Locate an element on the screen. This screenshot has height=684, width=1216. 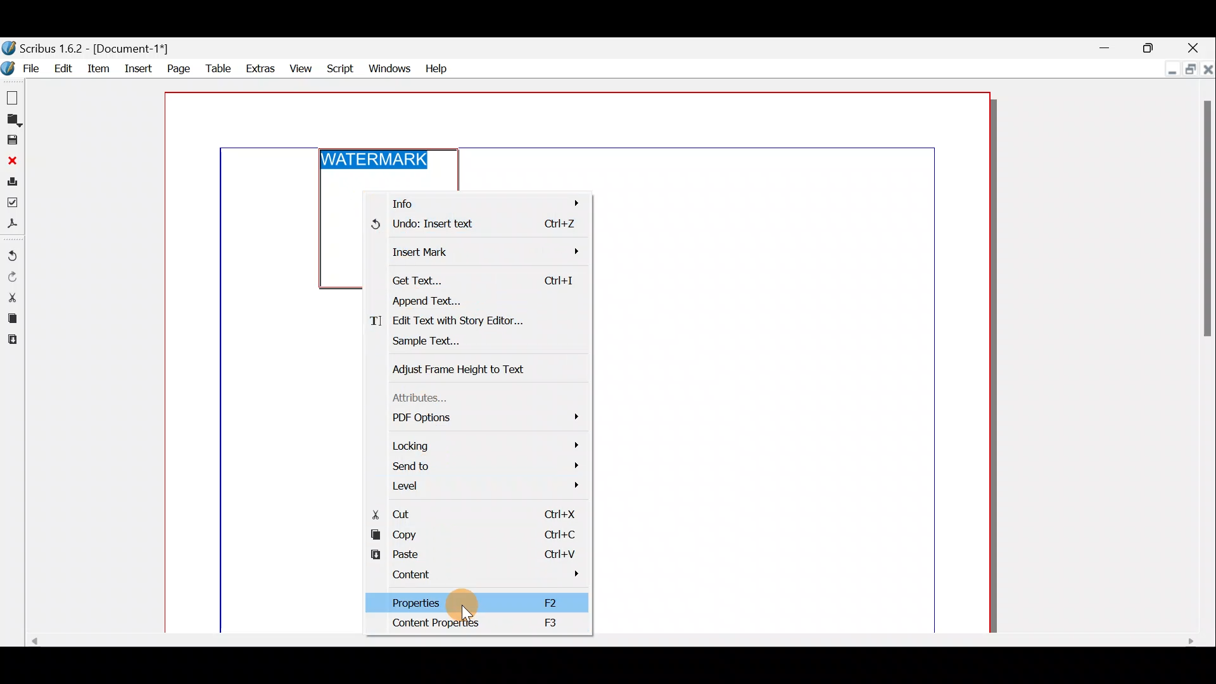
Undo Insert Text is located at coordinates (482, 227).